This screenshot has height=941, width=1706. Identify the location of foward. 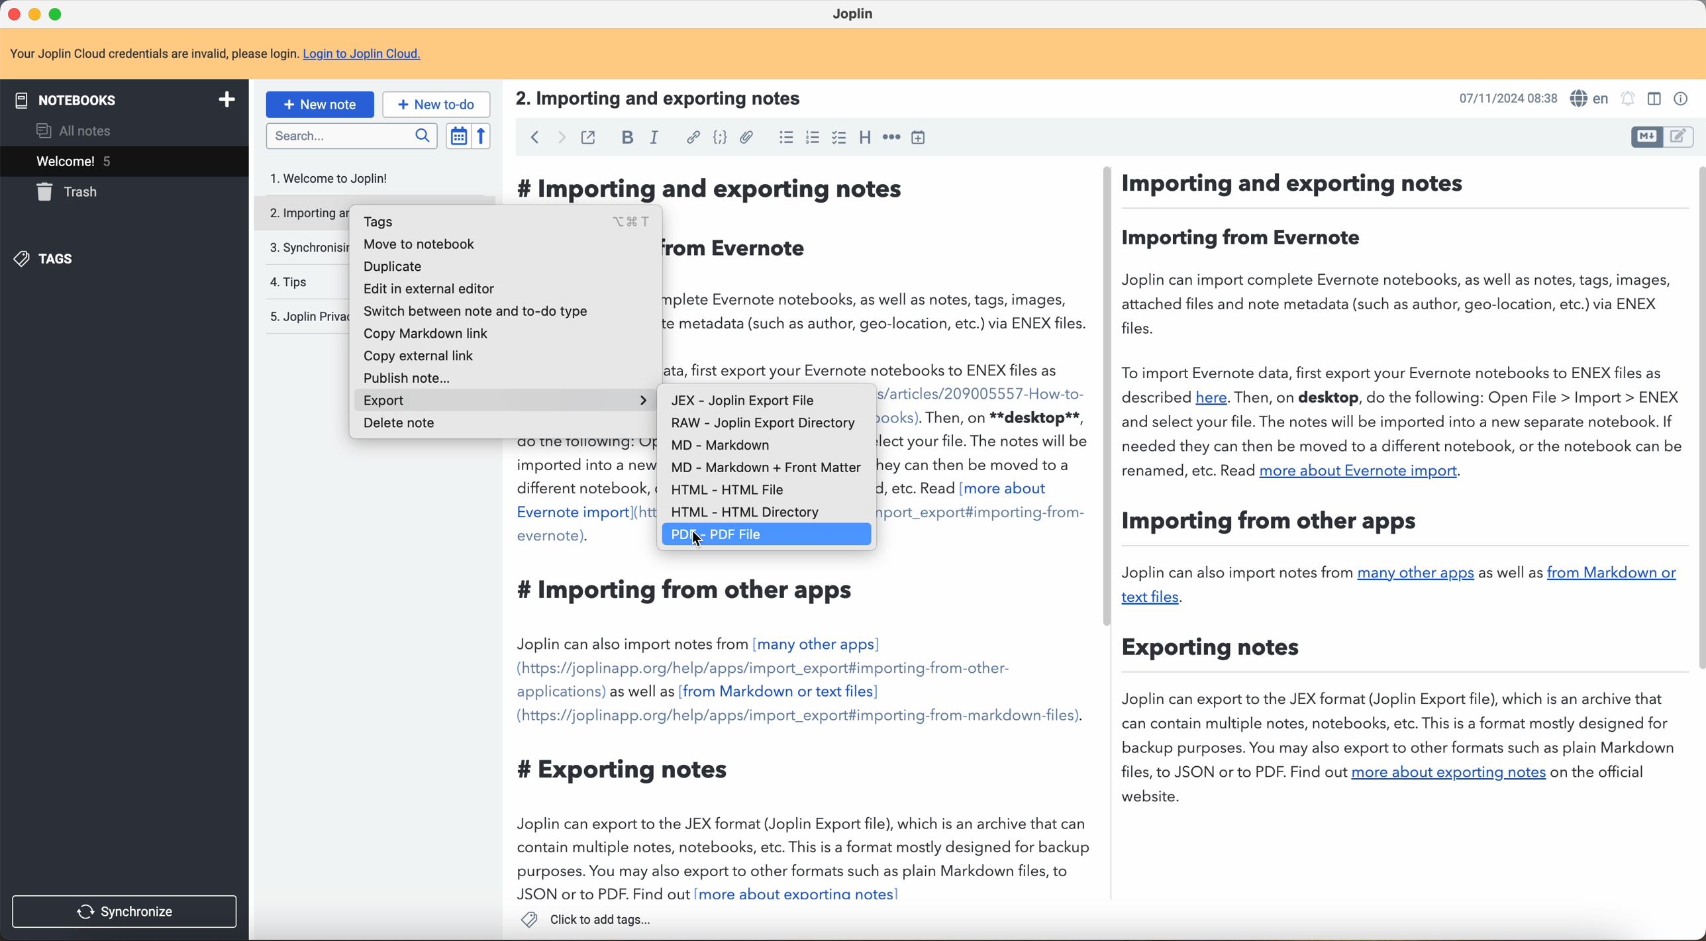
(558, 138).